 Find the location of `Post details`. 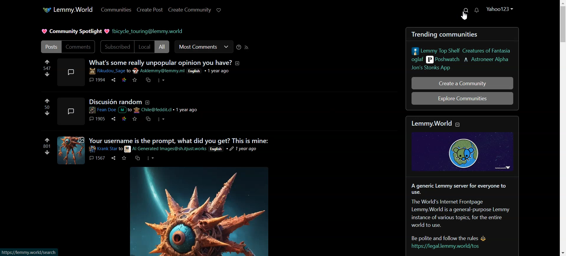

Post details is located at coordinates (159, 71).